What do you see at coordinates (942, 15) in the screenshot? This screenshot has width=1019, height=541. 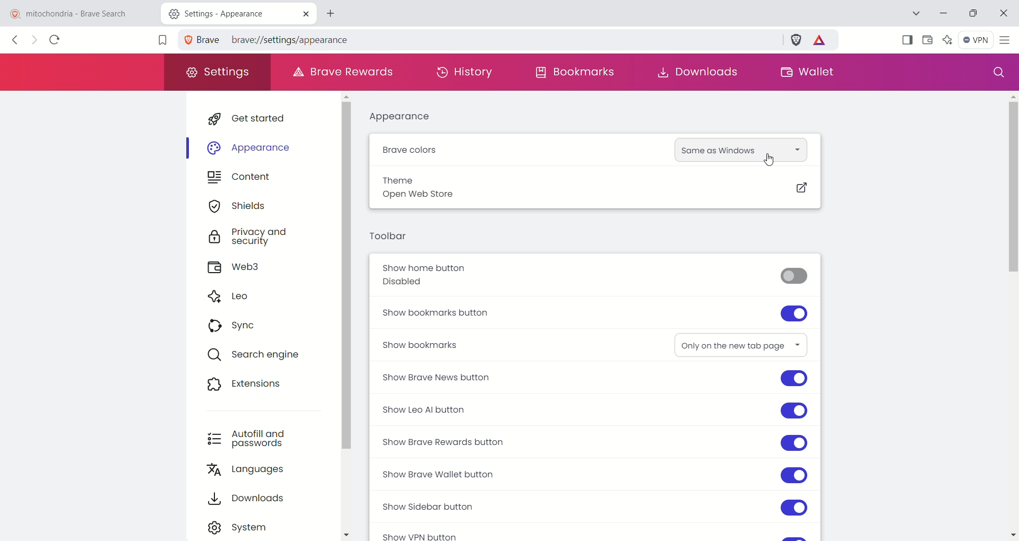 I see `minimize` at bounding box center [942, 15].